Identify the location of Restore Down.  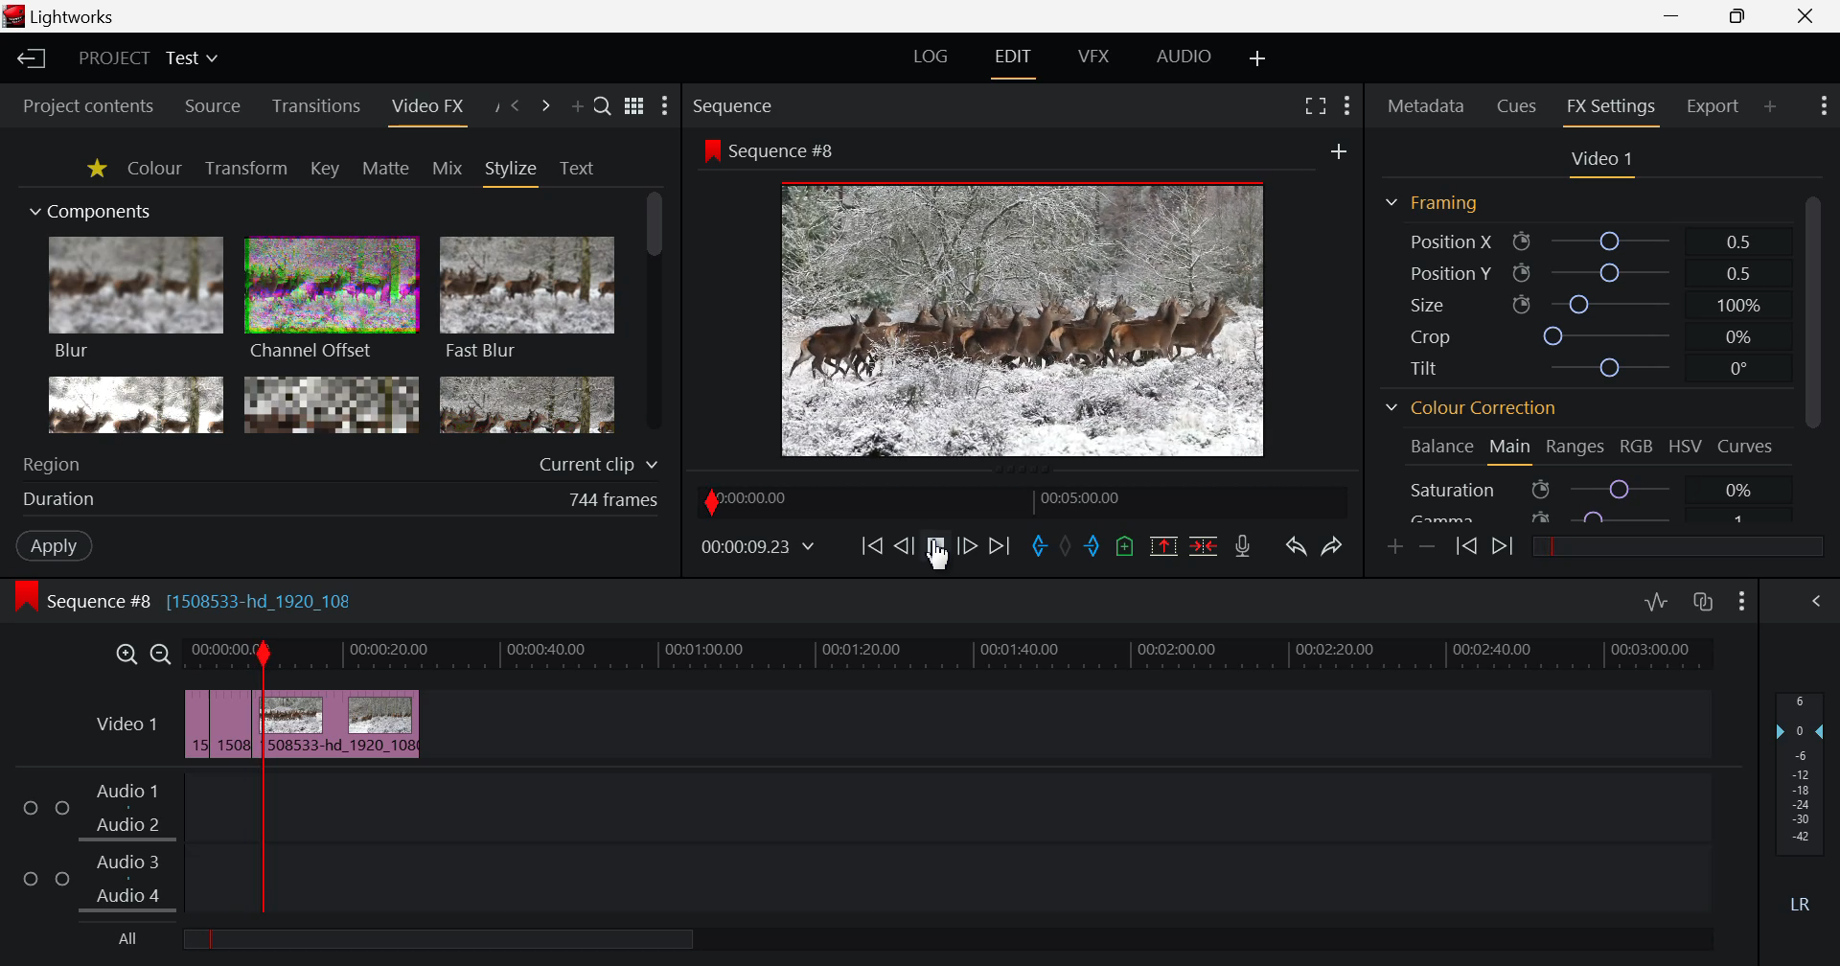
(1674, 16).